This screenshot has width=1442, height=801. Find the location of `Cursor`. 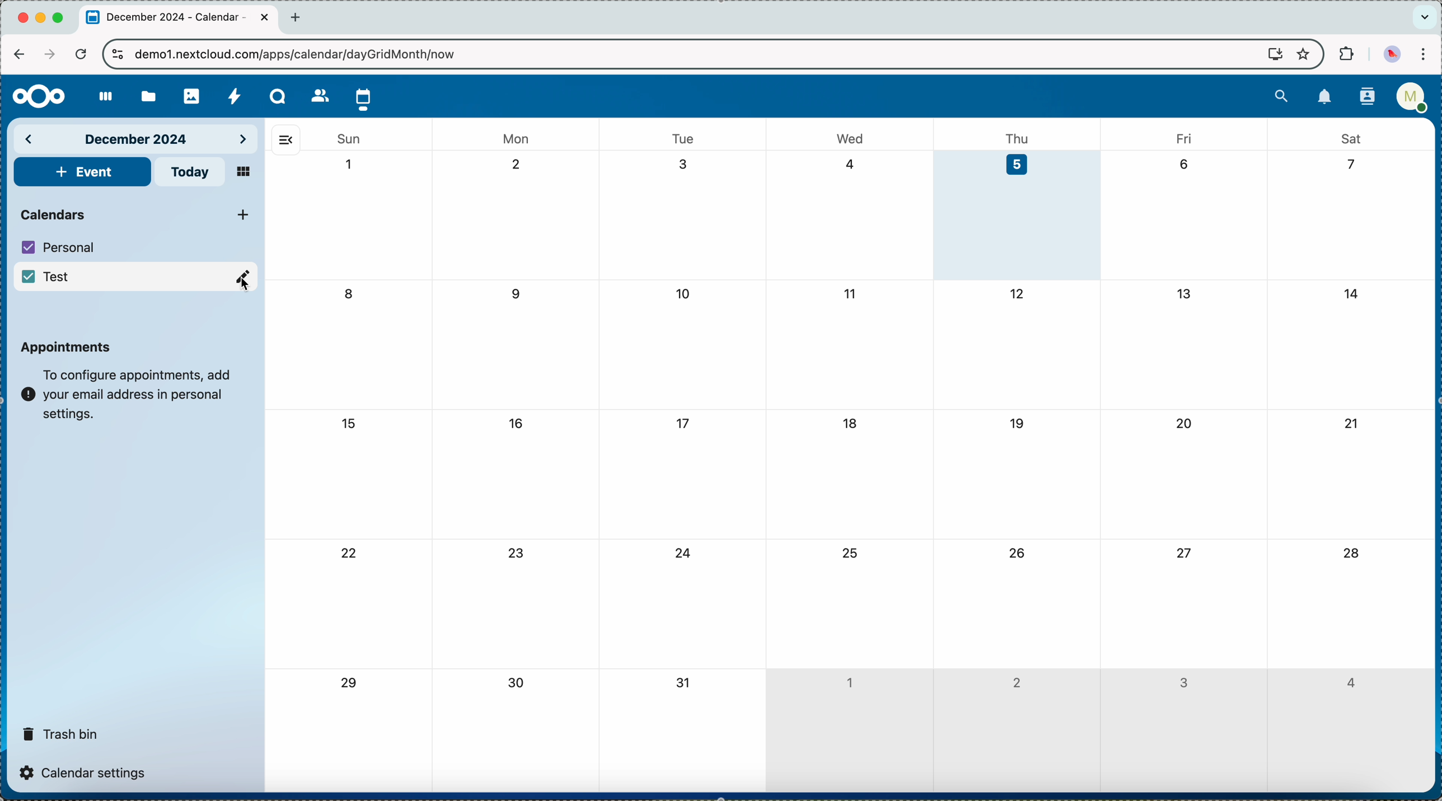

Cursor is located at coordinates (246, 283).